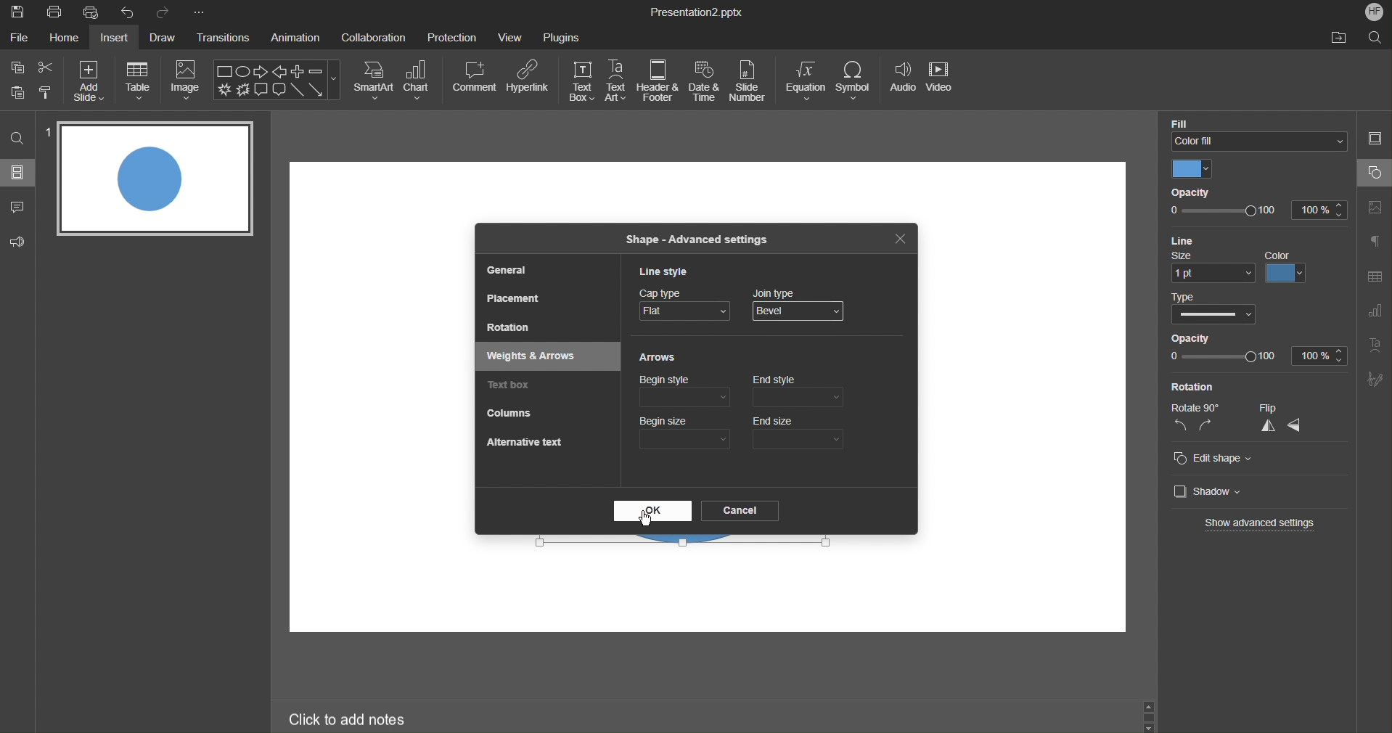 The image size is (1392, 733). What do you see at coordinates (581, 81) in the screenshot?
I see `Text Box` at bounding box center [581, 81].